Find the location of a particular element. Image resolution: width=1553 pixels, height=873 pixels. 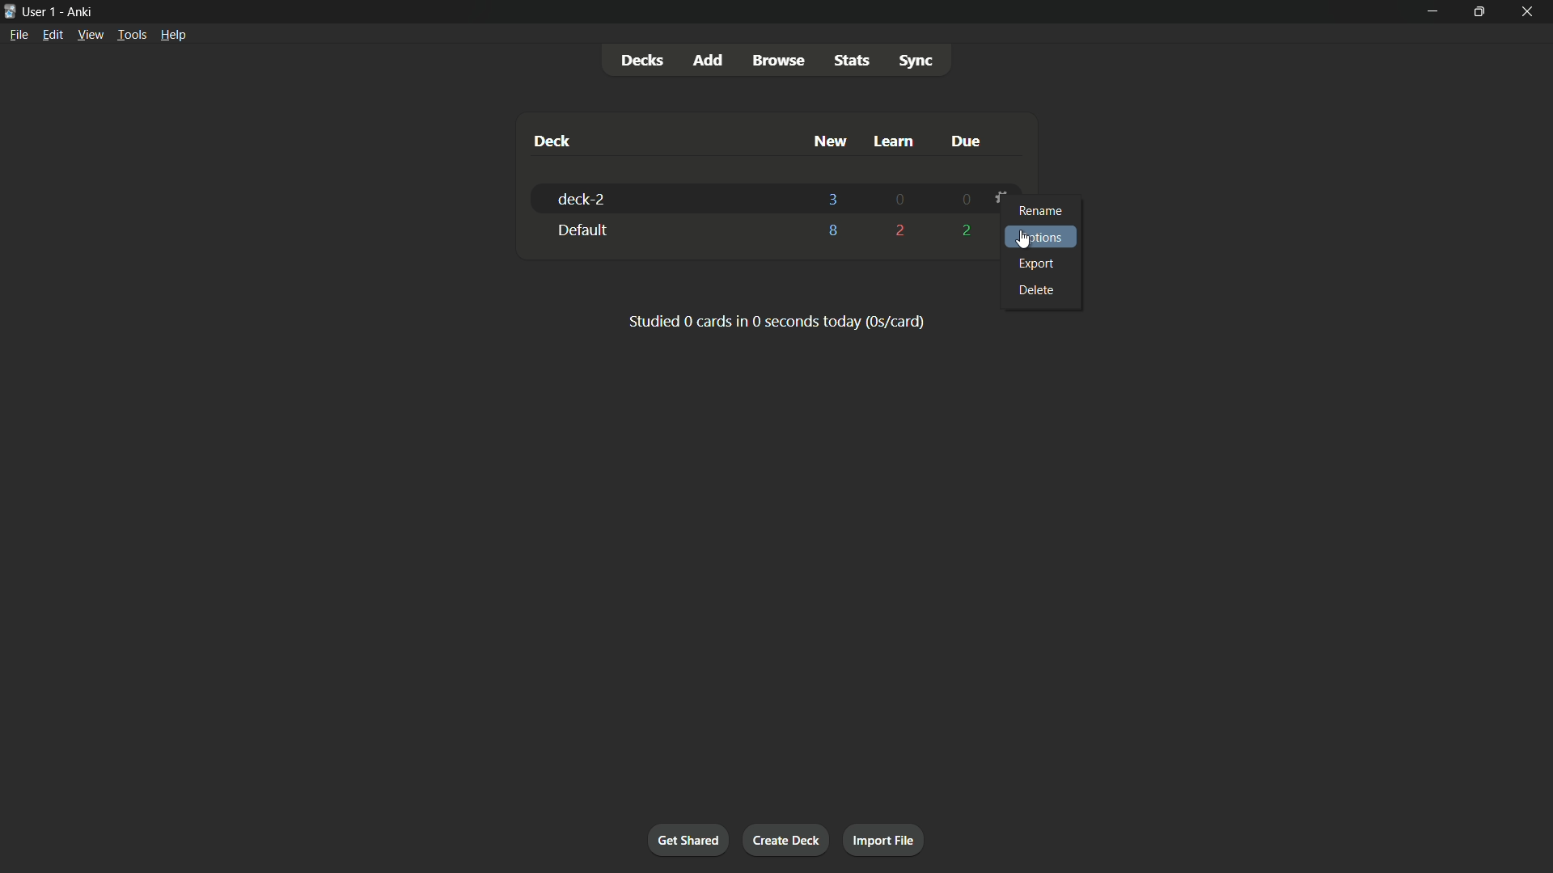

default is located at coordinates (580, 230).